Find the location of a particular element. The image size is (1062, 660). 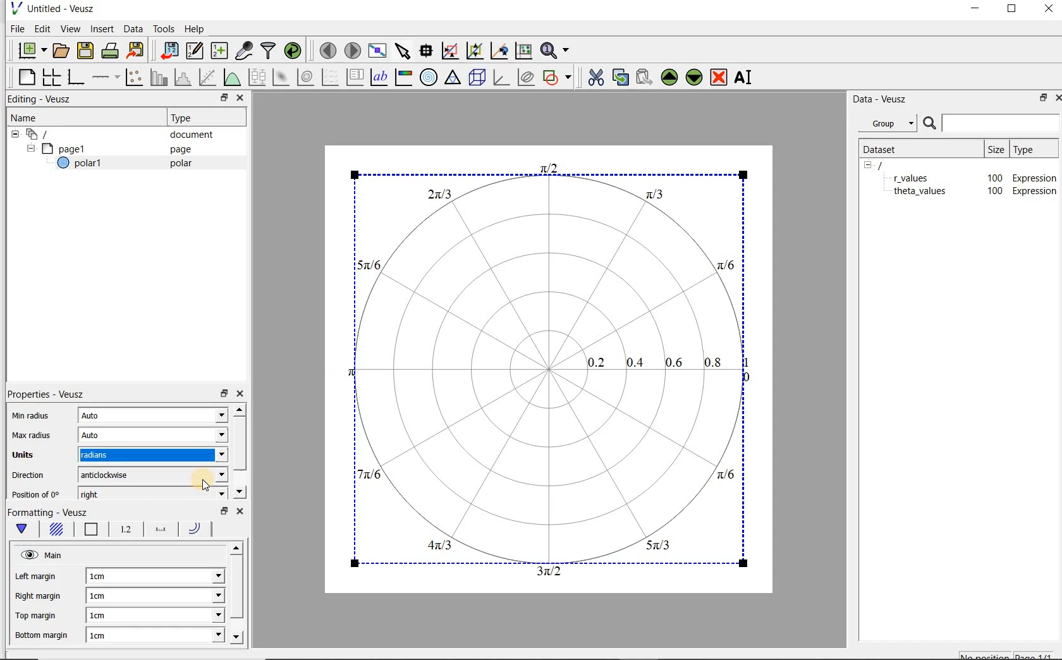

Position of 0° is located at coordinates (39, 494).